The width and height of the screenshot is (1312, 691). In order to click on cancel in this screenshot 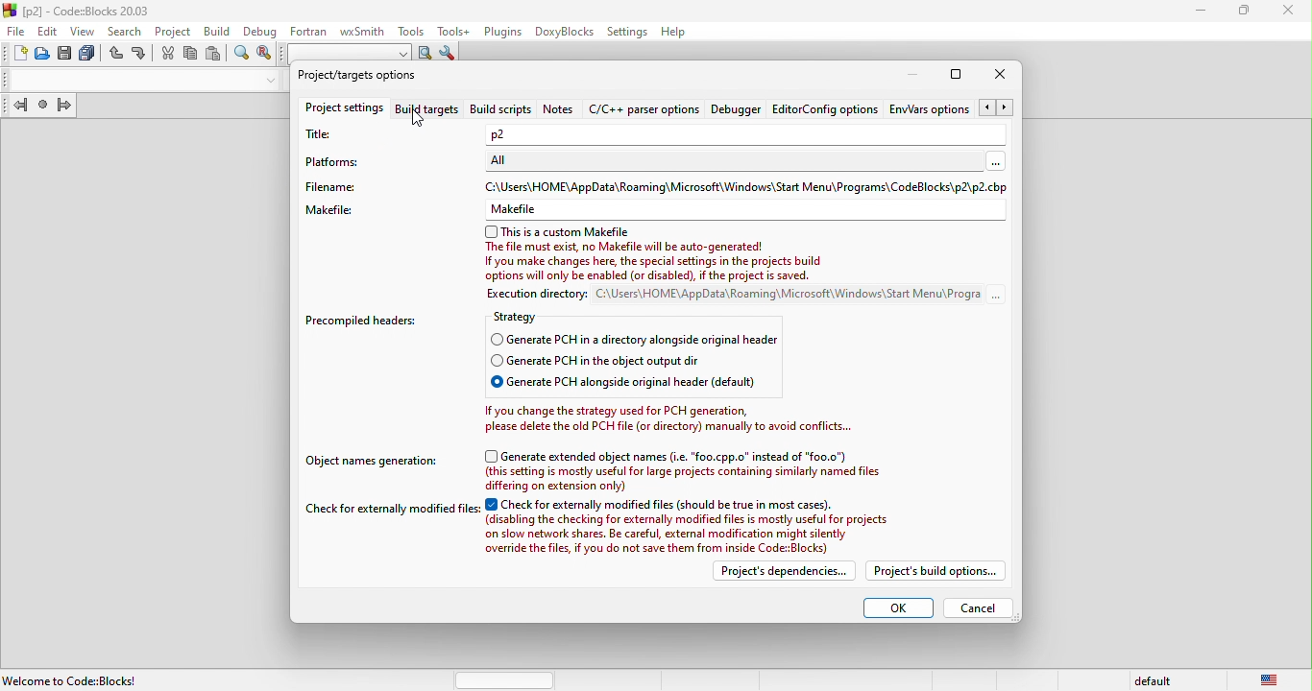, I will do `click(979, 608)`.